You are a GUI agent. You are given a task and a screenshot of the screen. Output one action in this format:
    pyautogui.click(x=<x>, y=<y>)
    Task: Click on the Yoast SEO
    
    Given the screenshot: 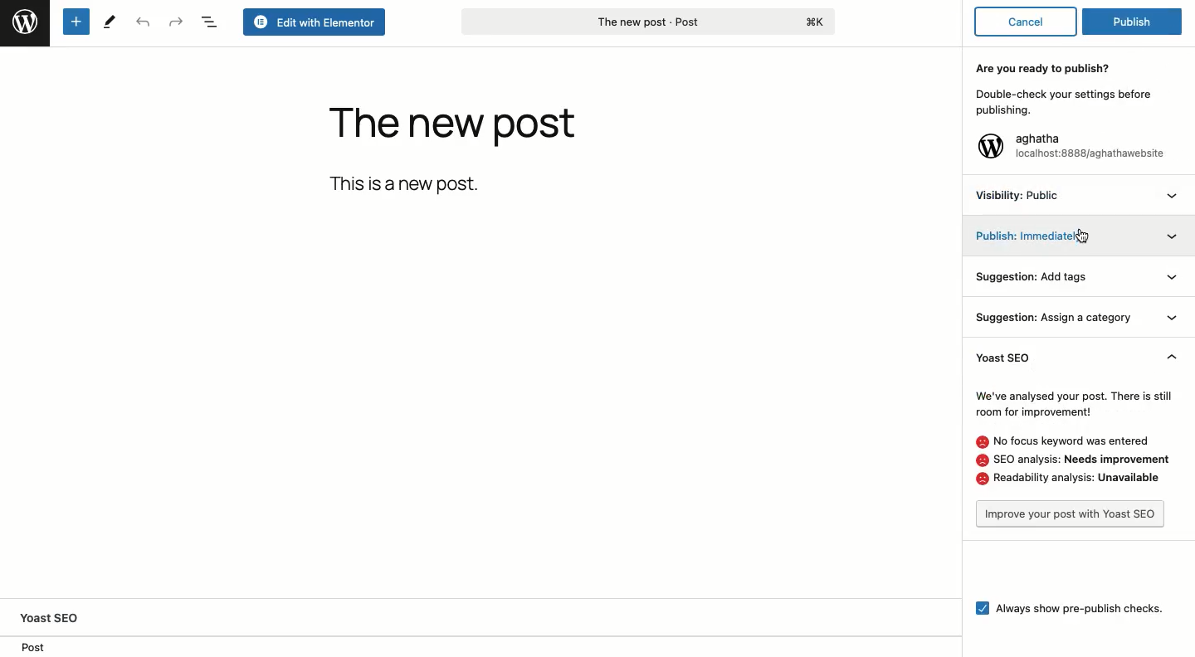 What is the action you would take?
    pyautogui.click(x=71, y=617)
    